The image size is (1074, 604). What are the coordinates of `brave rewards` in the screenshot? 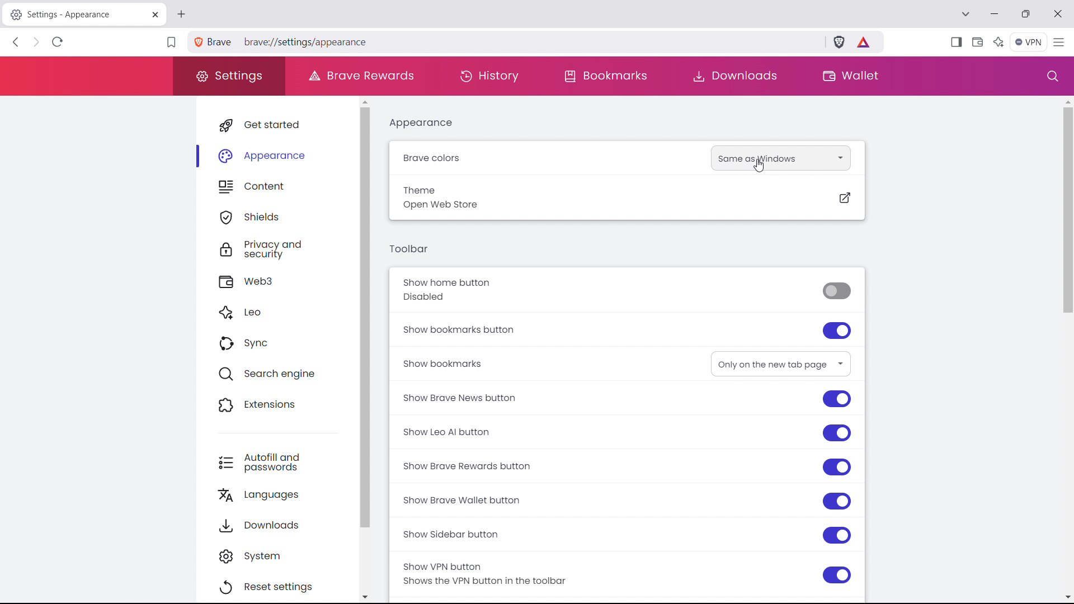 It's located at (361, 75).